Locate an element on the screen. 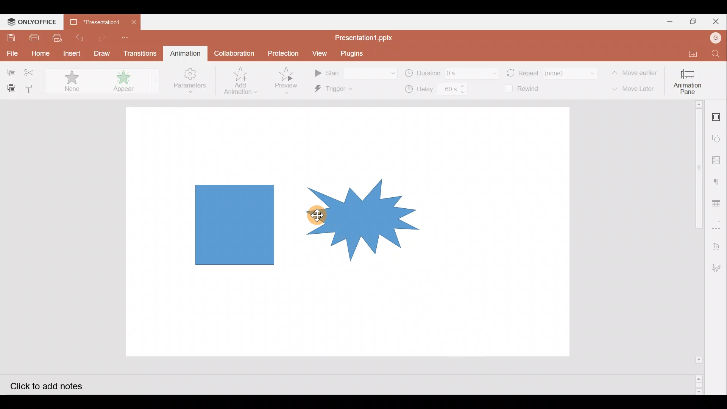 Image resolution: width=727 pixels, height=409 pixels. Transitions is located at coordinates (140, 53).